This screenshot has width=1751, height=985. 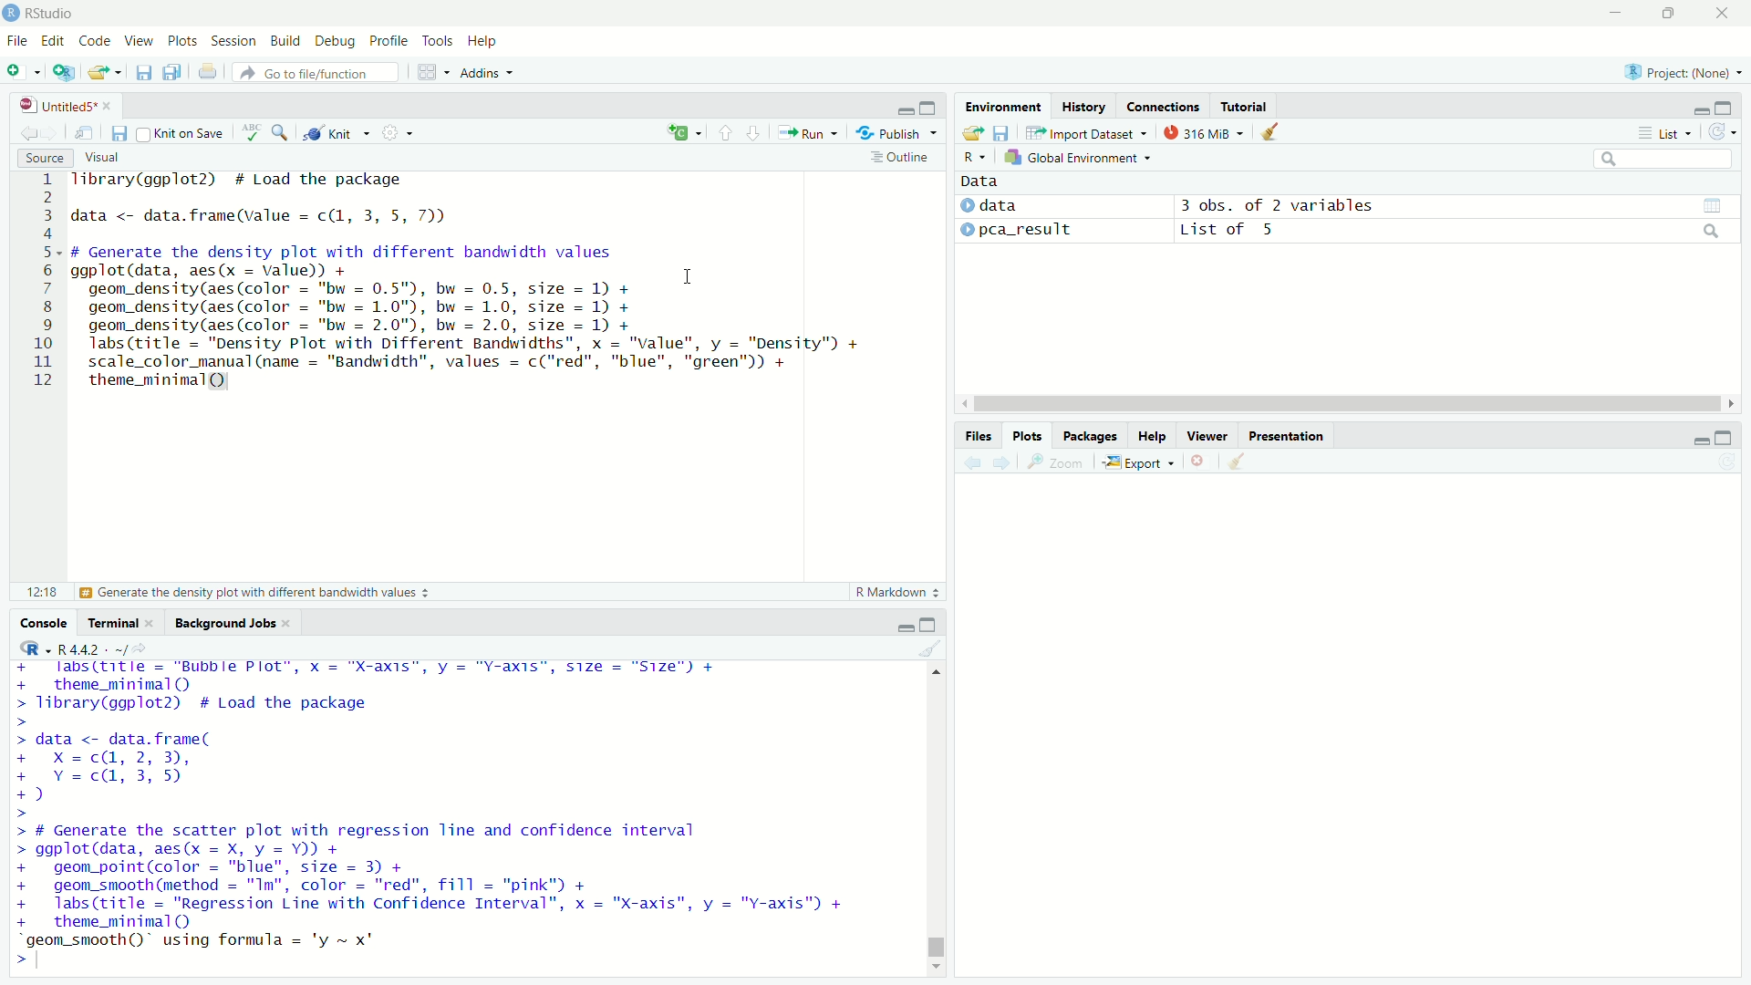 I want to click on List, so click(x=1665, y=132).